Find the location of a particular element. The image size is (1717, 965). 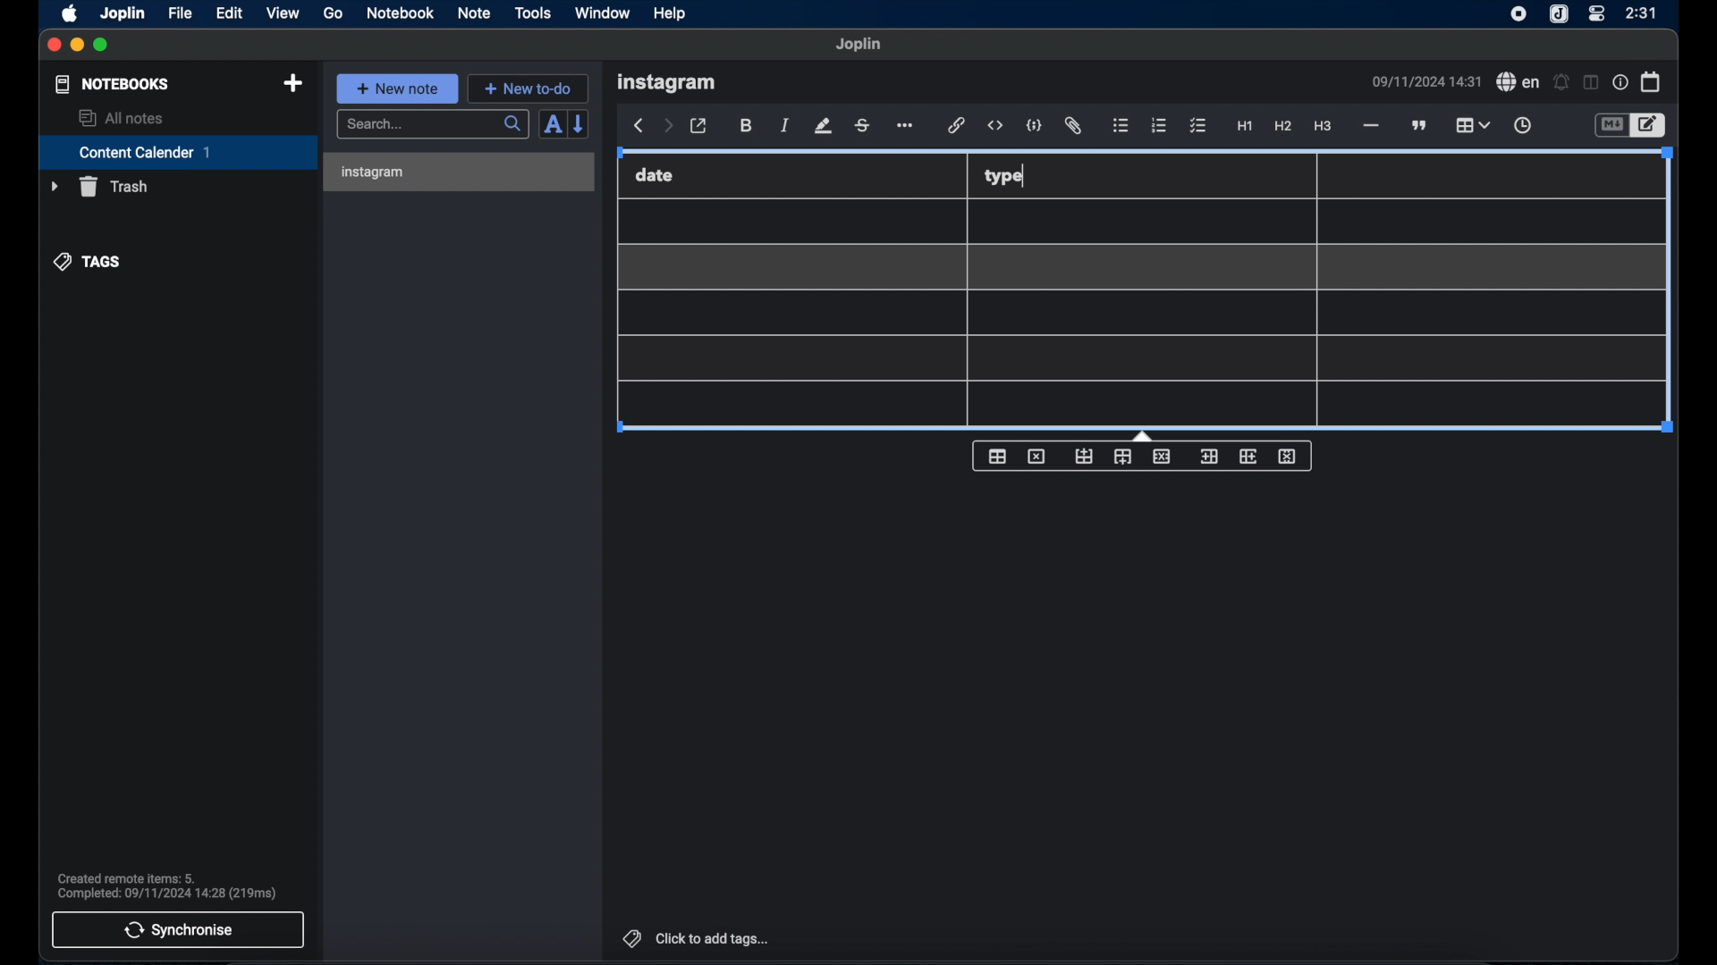

edit is located at coordinates (231, 14).